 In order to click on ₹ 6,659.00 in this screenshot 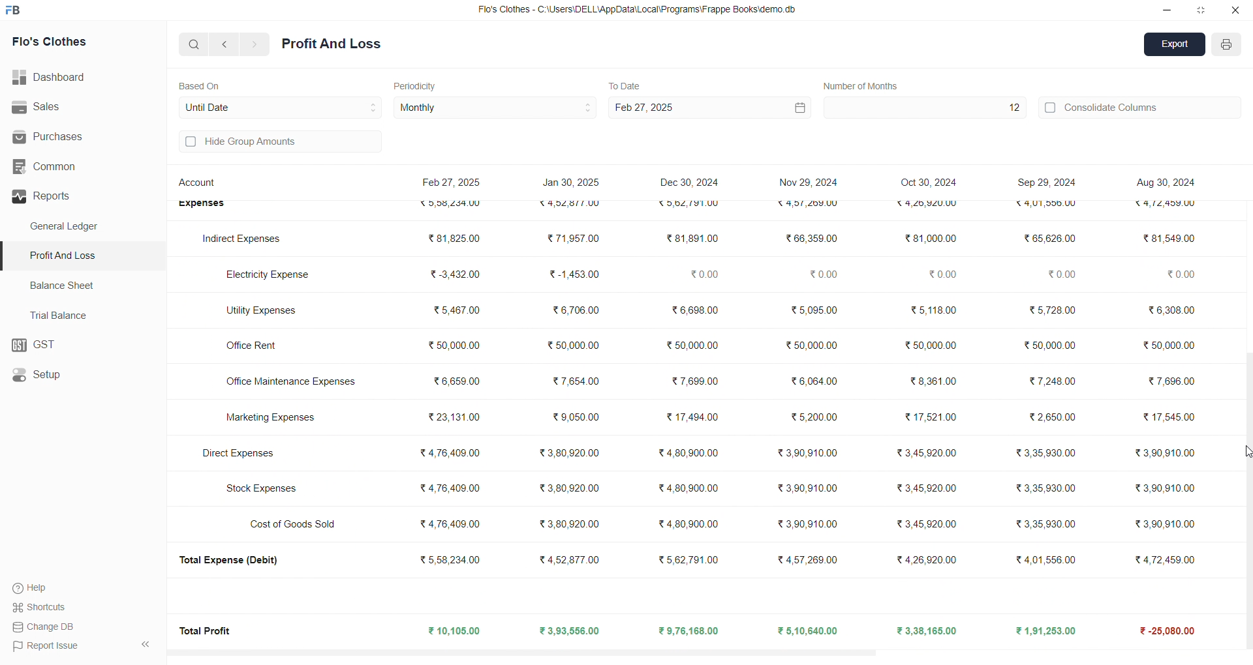, I will do `click(455, 379)`.